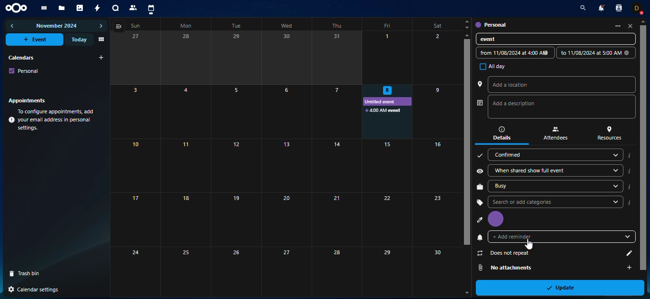 Image resolution: width=650 pixels, height=299 pixels. Describe the element at coordinates (490, 66) in the screenshot. I see `all day` at that location.